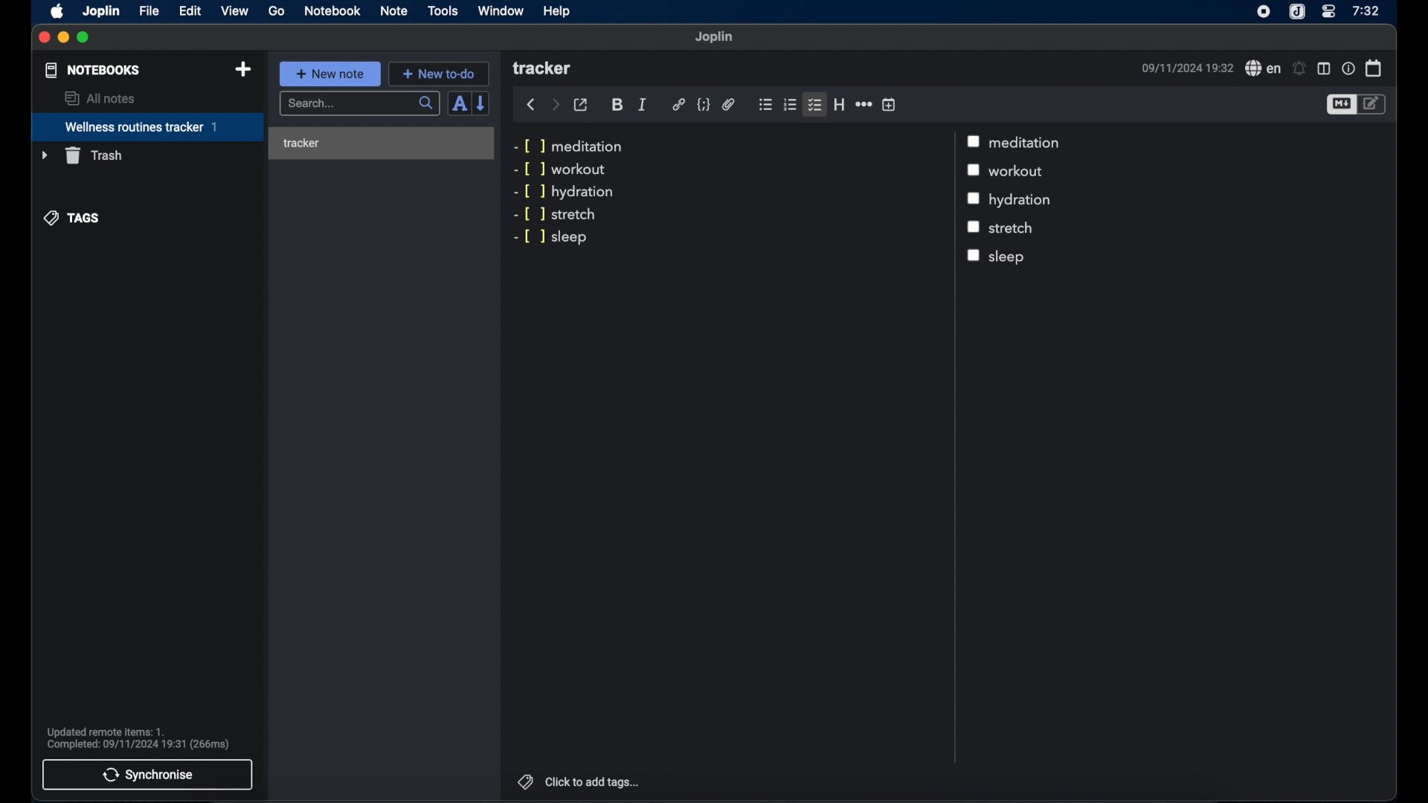  I want to click on joplin, so click(102, 12).